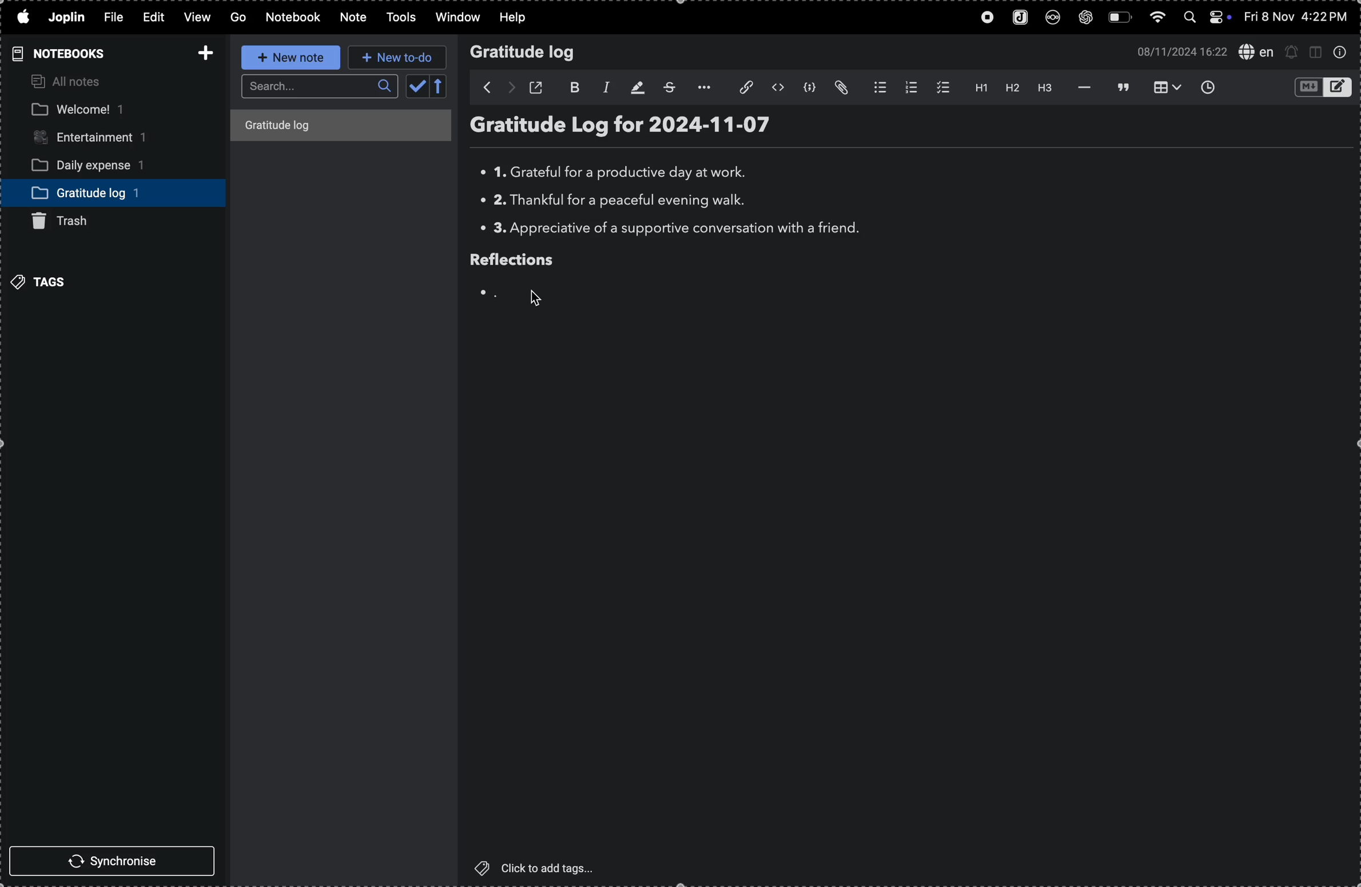 This screenshot has height=887, width=1361. What do you see at coordinates (978, 87) in the screenshot?
I see `heading 1` at bounding box center [978, 87].